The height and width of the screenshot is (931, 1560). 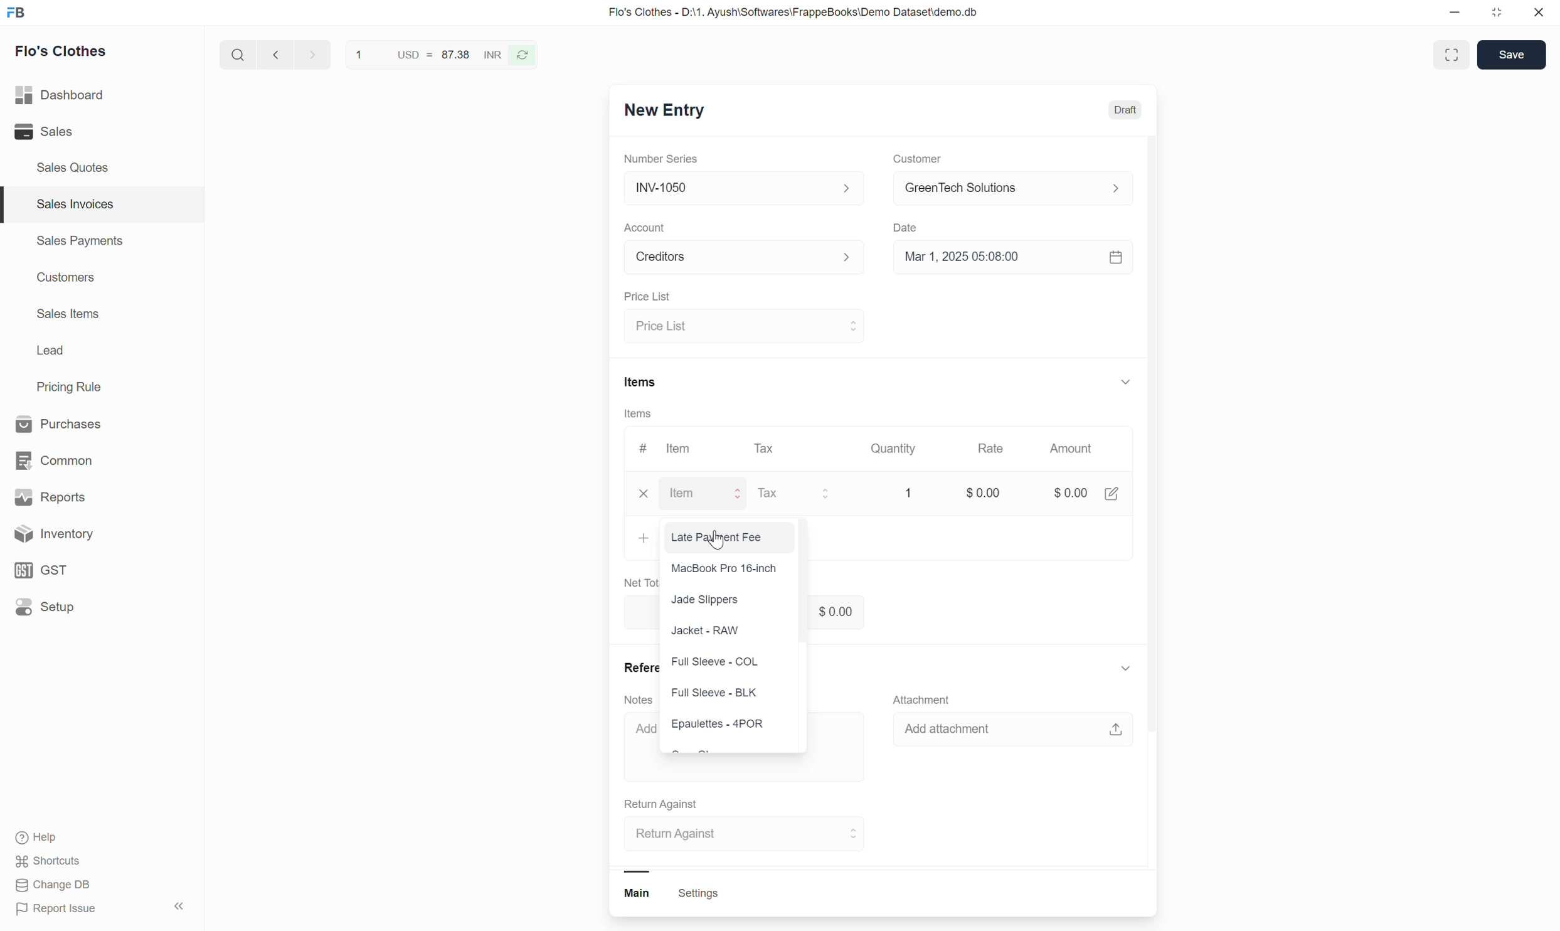 What do you see at coordinates (718, 542) in the screenshot?
I see `cursor ` at bounding box center [718, 542].